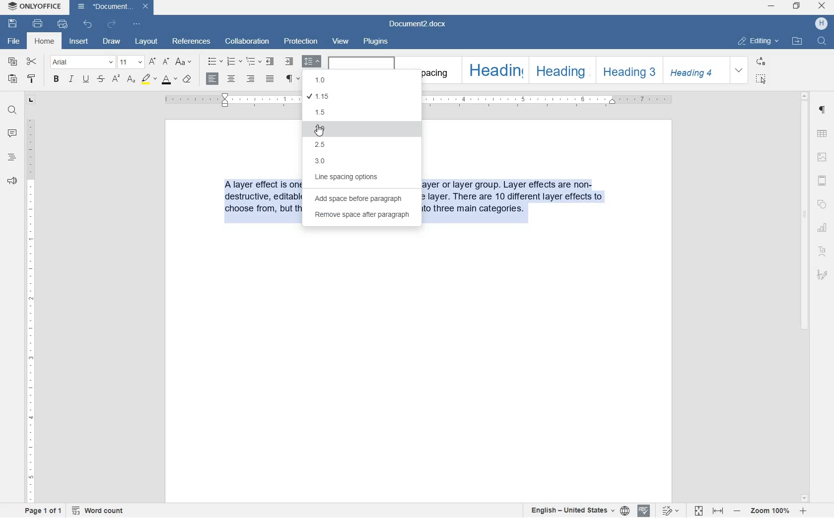 The height and width of the screenshot is (518, 834). What do you see at coordinates (11, 181) in the screenshot?
I see `feedback & support` at bounding box center [11, 181].